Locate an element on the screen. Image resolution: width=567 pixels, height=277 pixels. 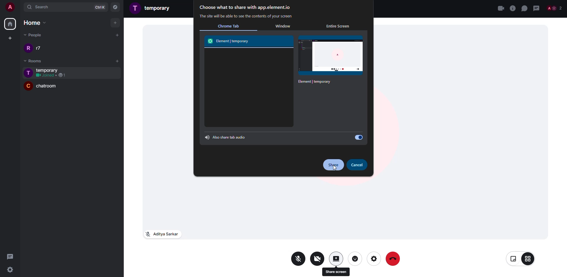
mic off is located at coordinates (162, 234).